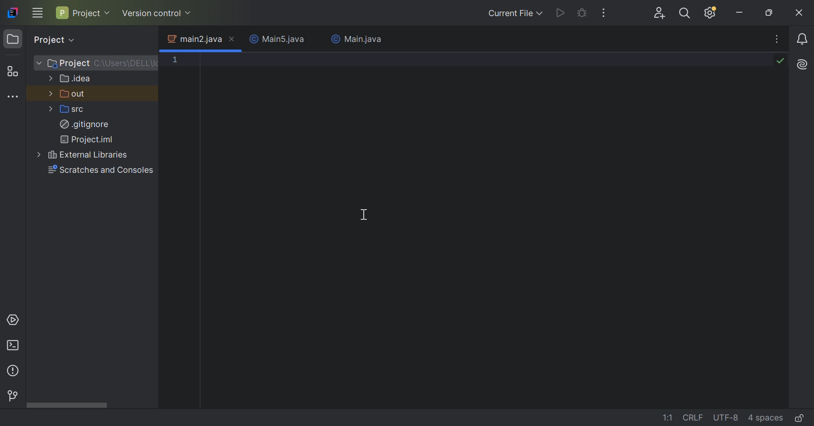  I want to click on More actions, so click(605, 14).